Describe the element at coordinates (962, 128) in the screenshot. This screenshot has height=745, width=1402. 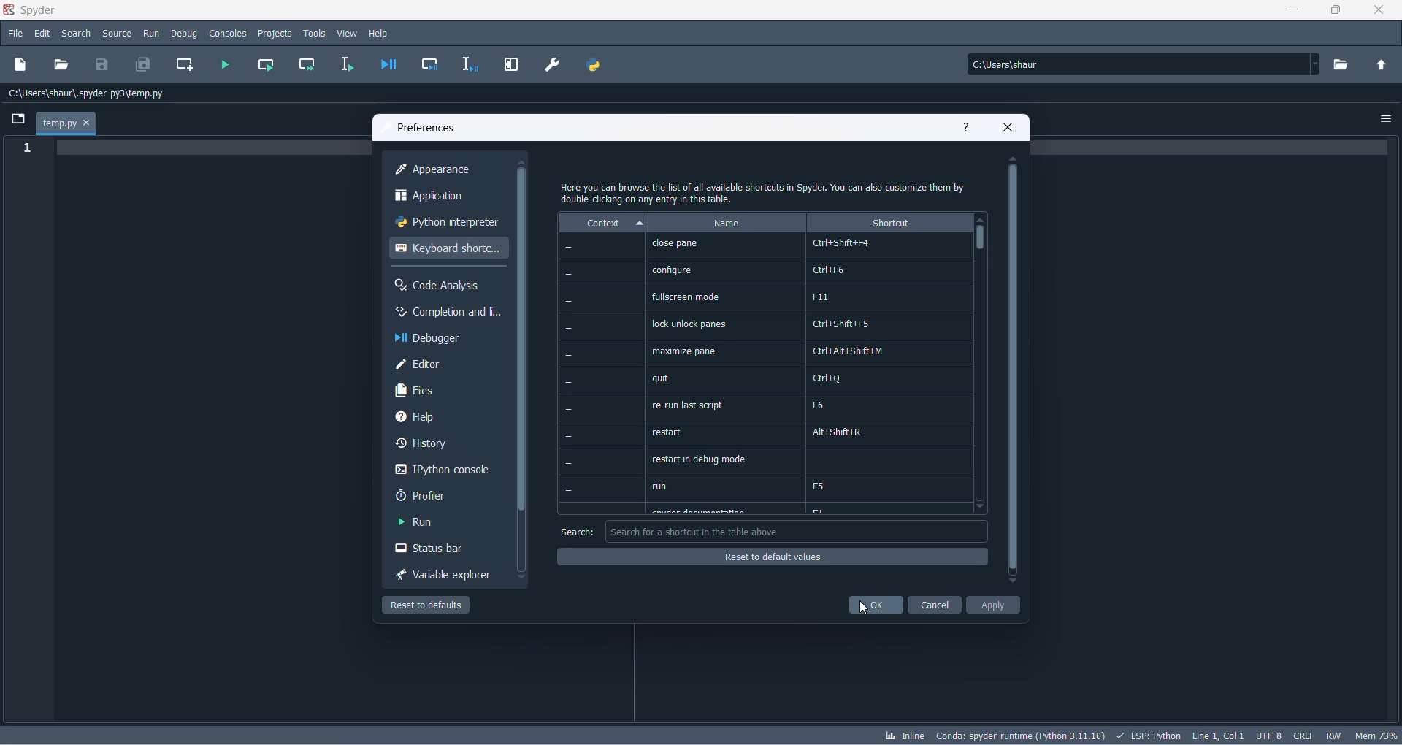
I see `help` at that location.